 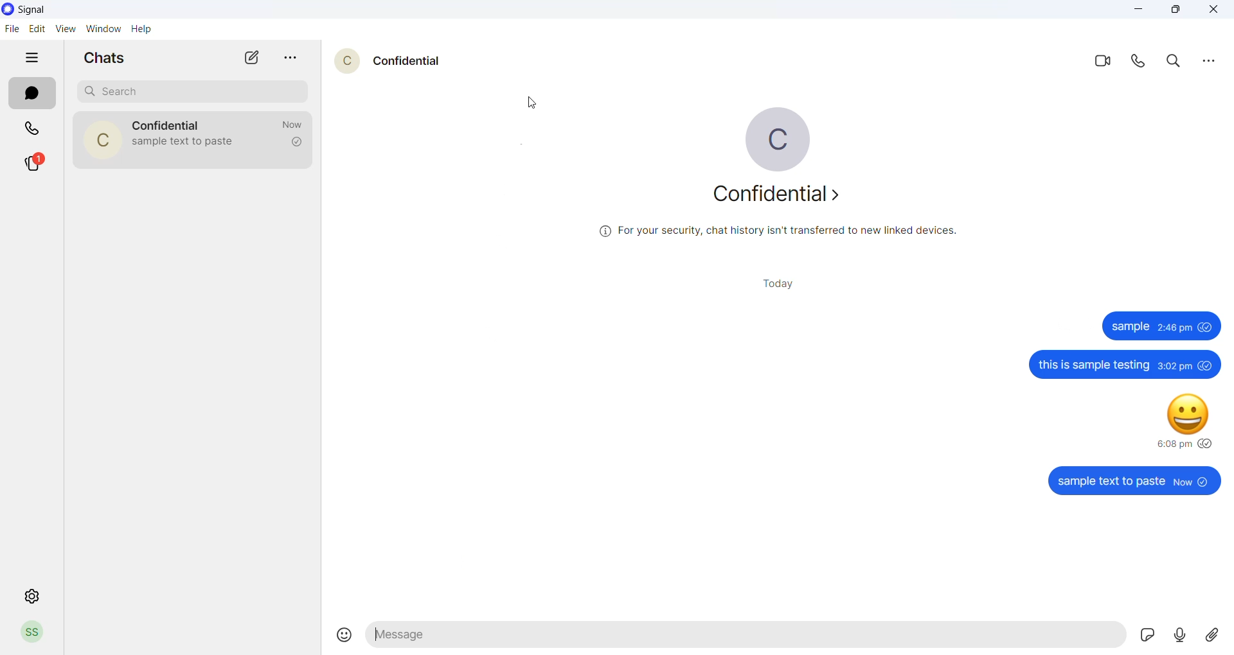 I want to click on calls, so click(x=33, y=130).